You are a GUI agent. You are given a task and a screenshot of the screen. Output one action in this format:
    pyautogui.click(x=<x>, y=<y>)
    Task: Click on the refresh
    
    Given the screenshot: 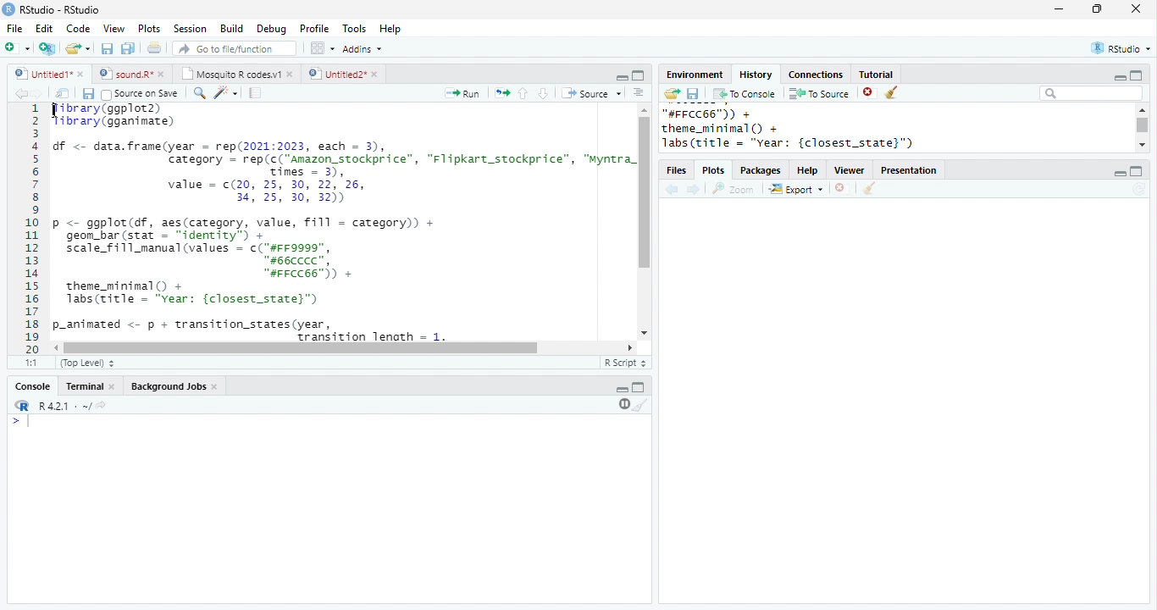 What is the action you would take?
    pyautogui.click(x=1139, y=189)
    